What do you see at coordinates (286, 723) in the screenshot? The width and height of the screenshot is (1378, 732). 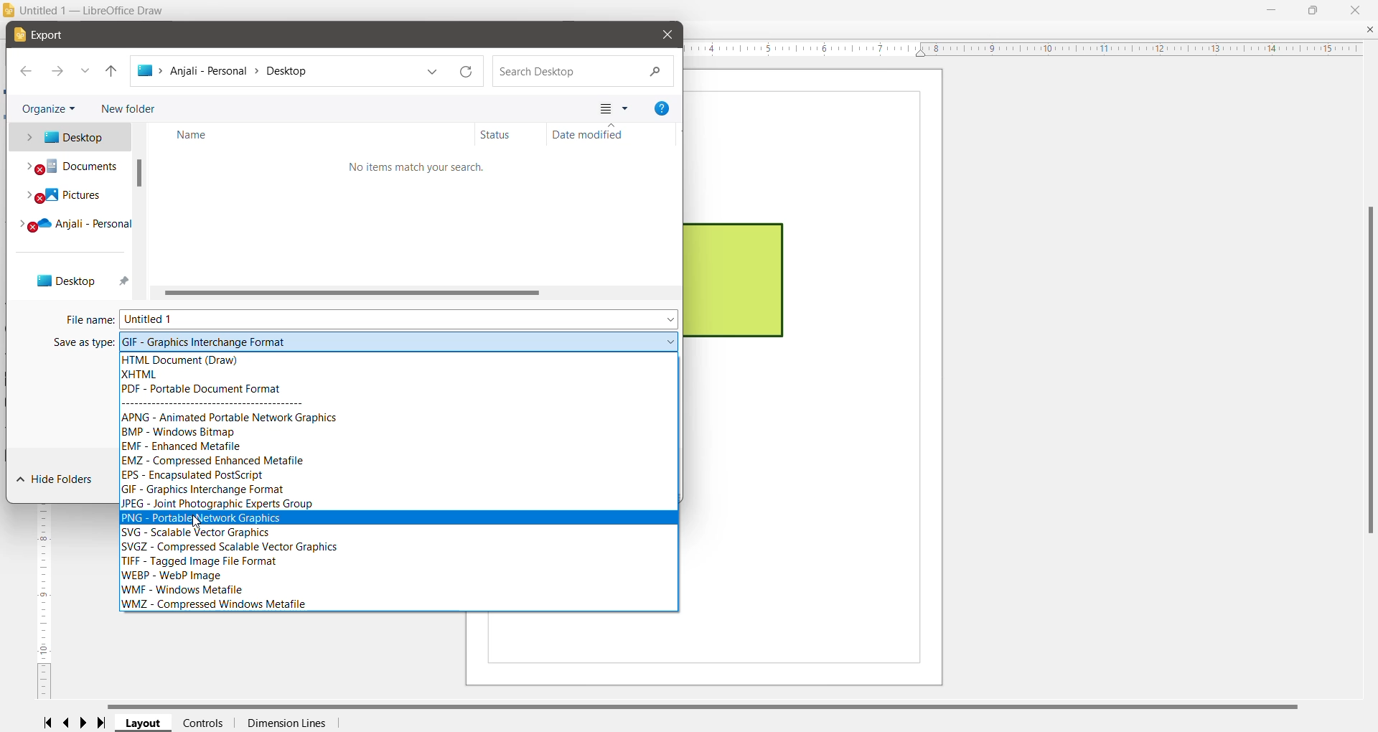 I see `Dimension Lines` at bounding box center [286, 723].